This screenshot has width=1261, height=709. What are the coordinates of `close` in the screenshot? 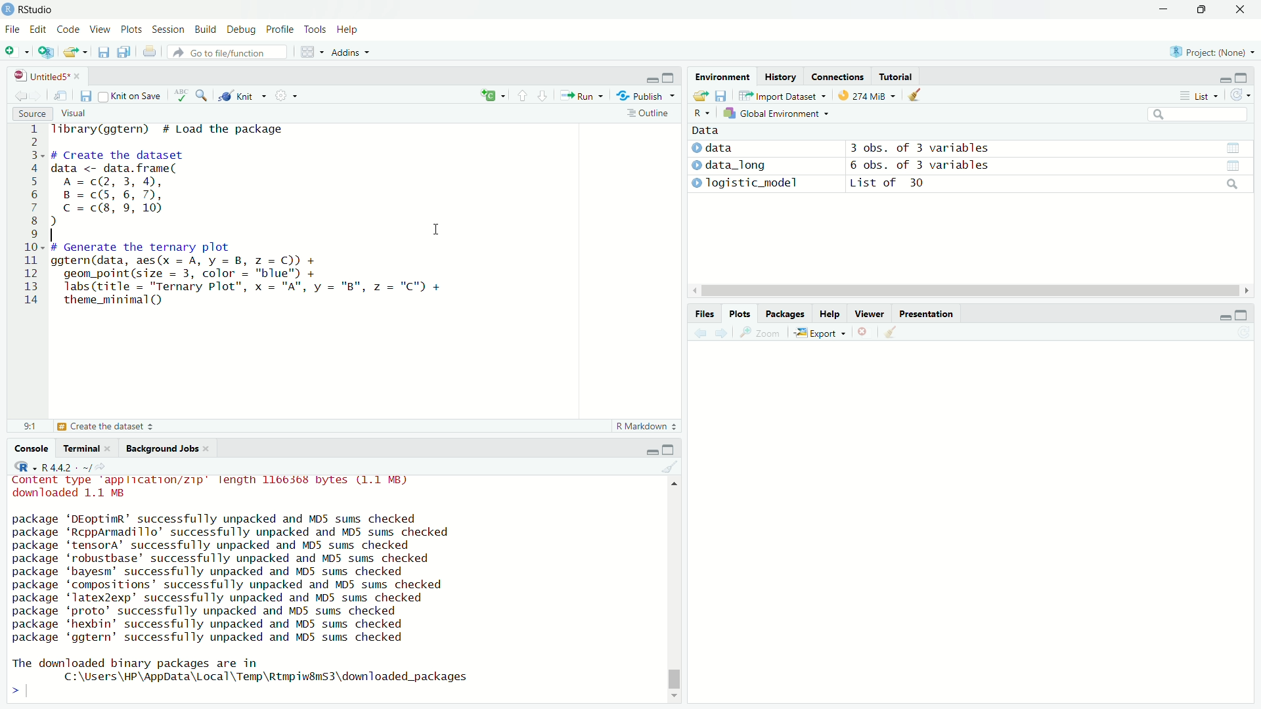 It's located at (861, 333).